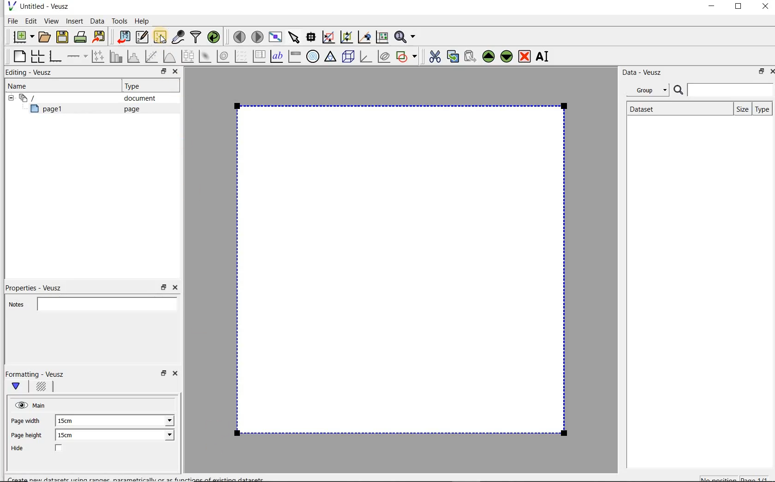 This screenshot has width=775, height=482. Describe the element at coordinates (294, 56) in the screenshot. I see `image color bar` at that location.